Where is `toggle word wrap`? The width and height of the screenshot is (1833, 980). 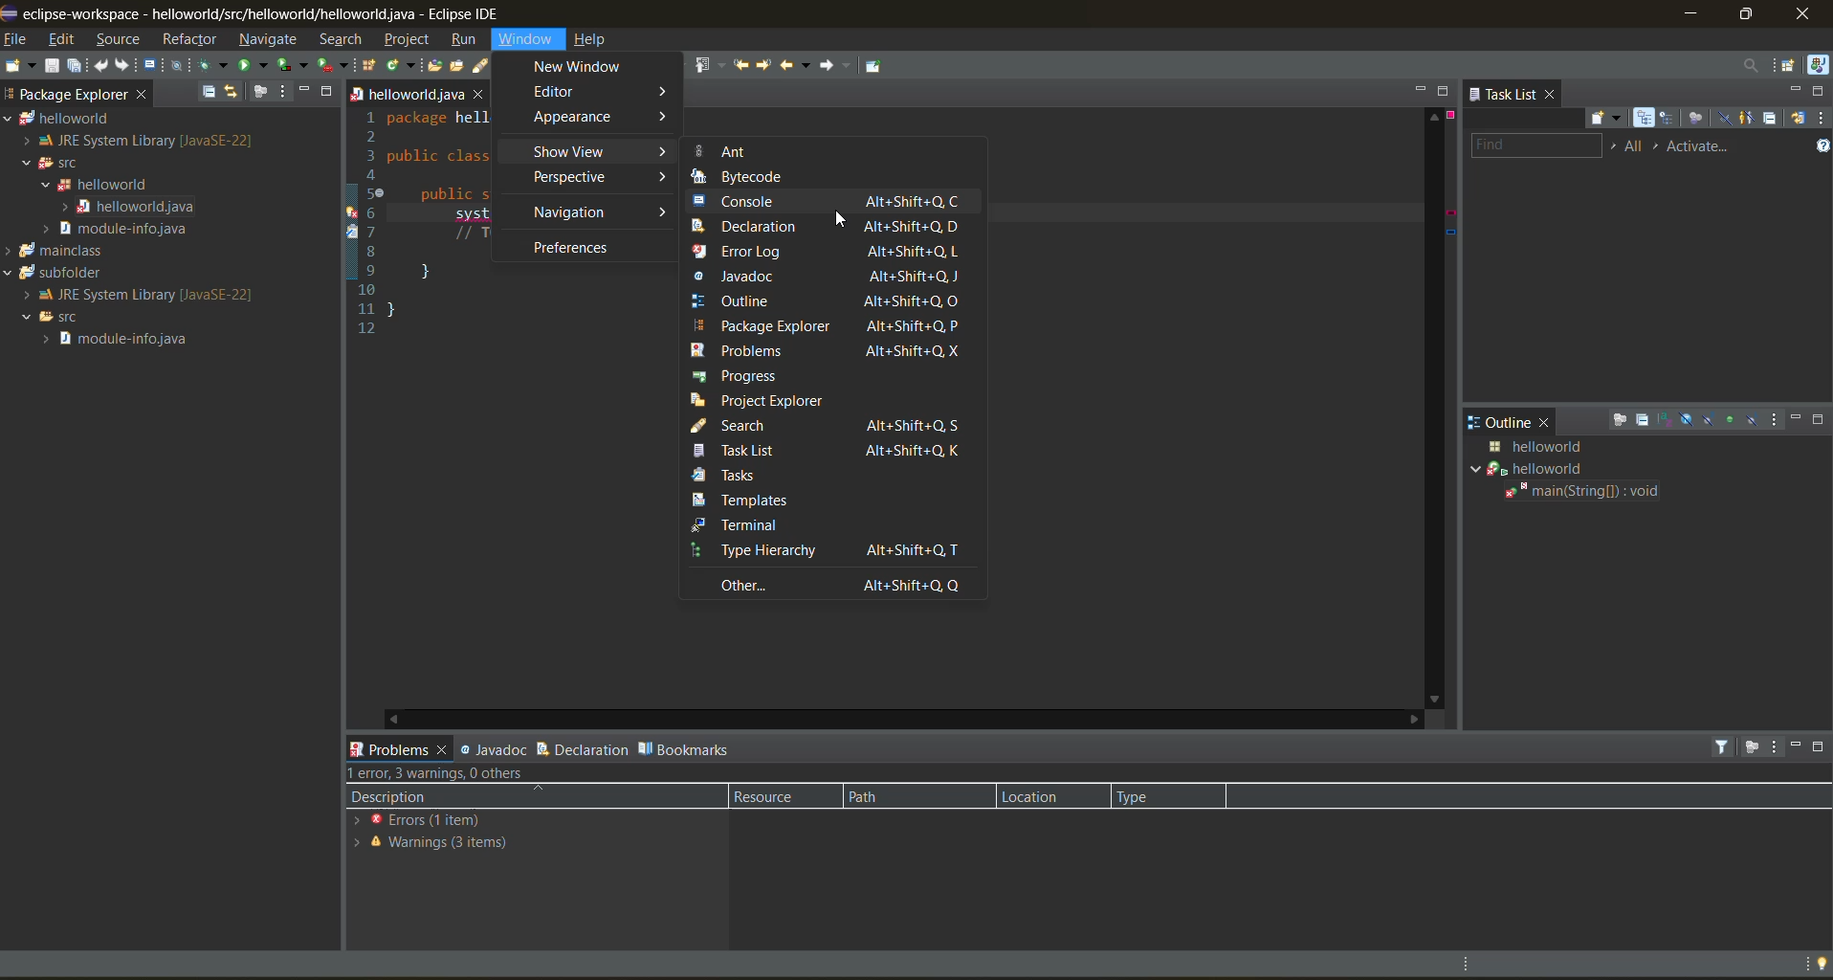
toggle word wrap is located at coordinates (587, 65).